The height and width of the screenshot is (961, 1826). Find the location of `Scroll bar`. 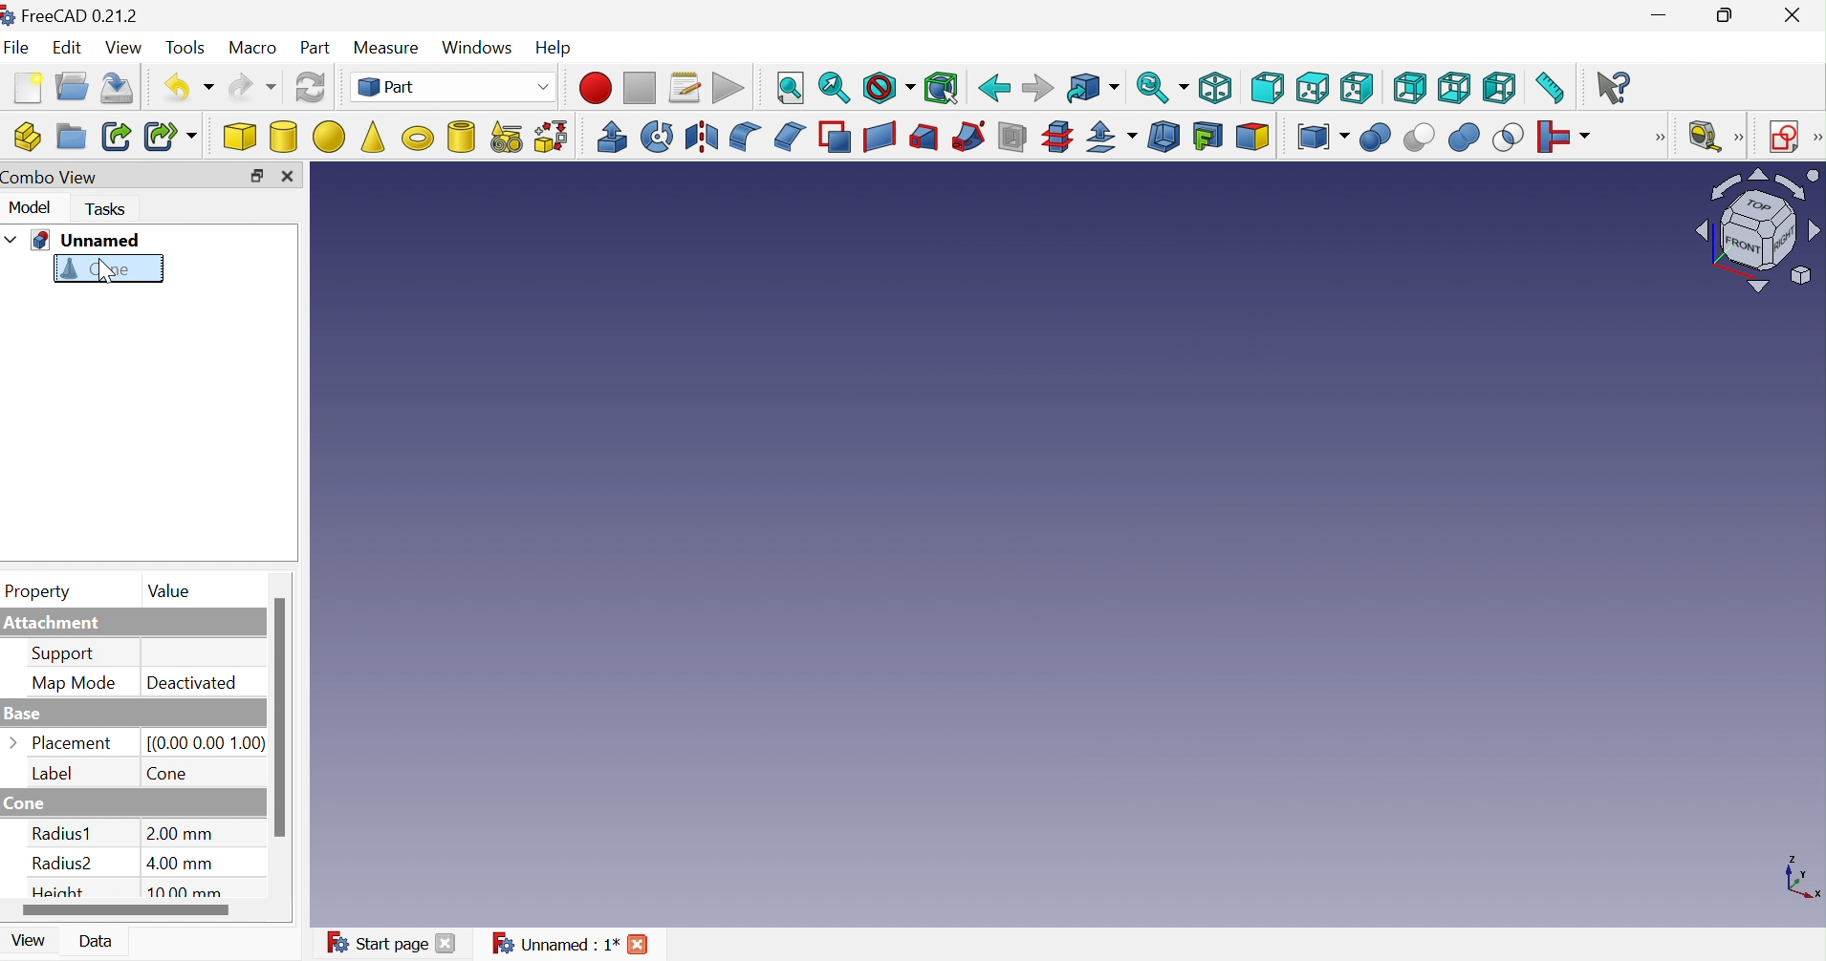

Scroll bar is located at coordinates (280, 717).